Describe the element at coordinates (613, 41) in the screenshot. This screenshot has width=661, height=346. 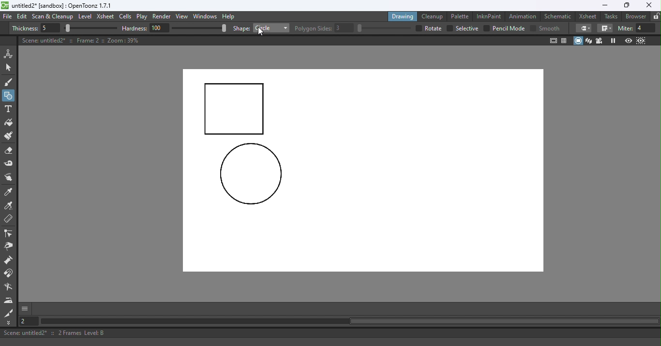
I see `Freeze` at that location.